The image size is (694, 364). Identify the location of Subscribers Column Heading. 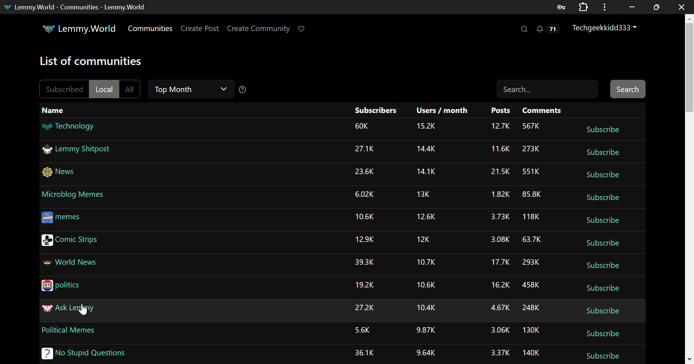
(380, 109).